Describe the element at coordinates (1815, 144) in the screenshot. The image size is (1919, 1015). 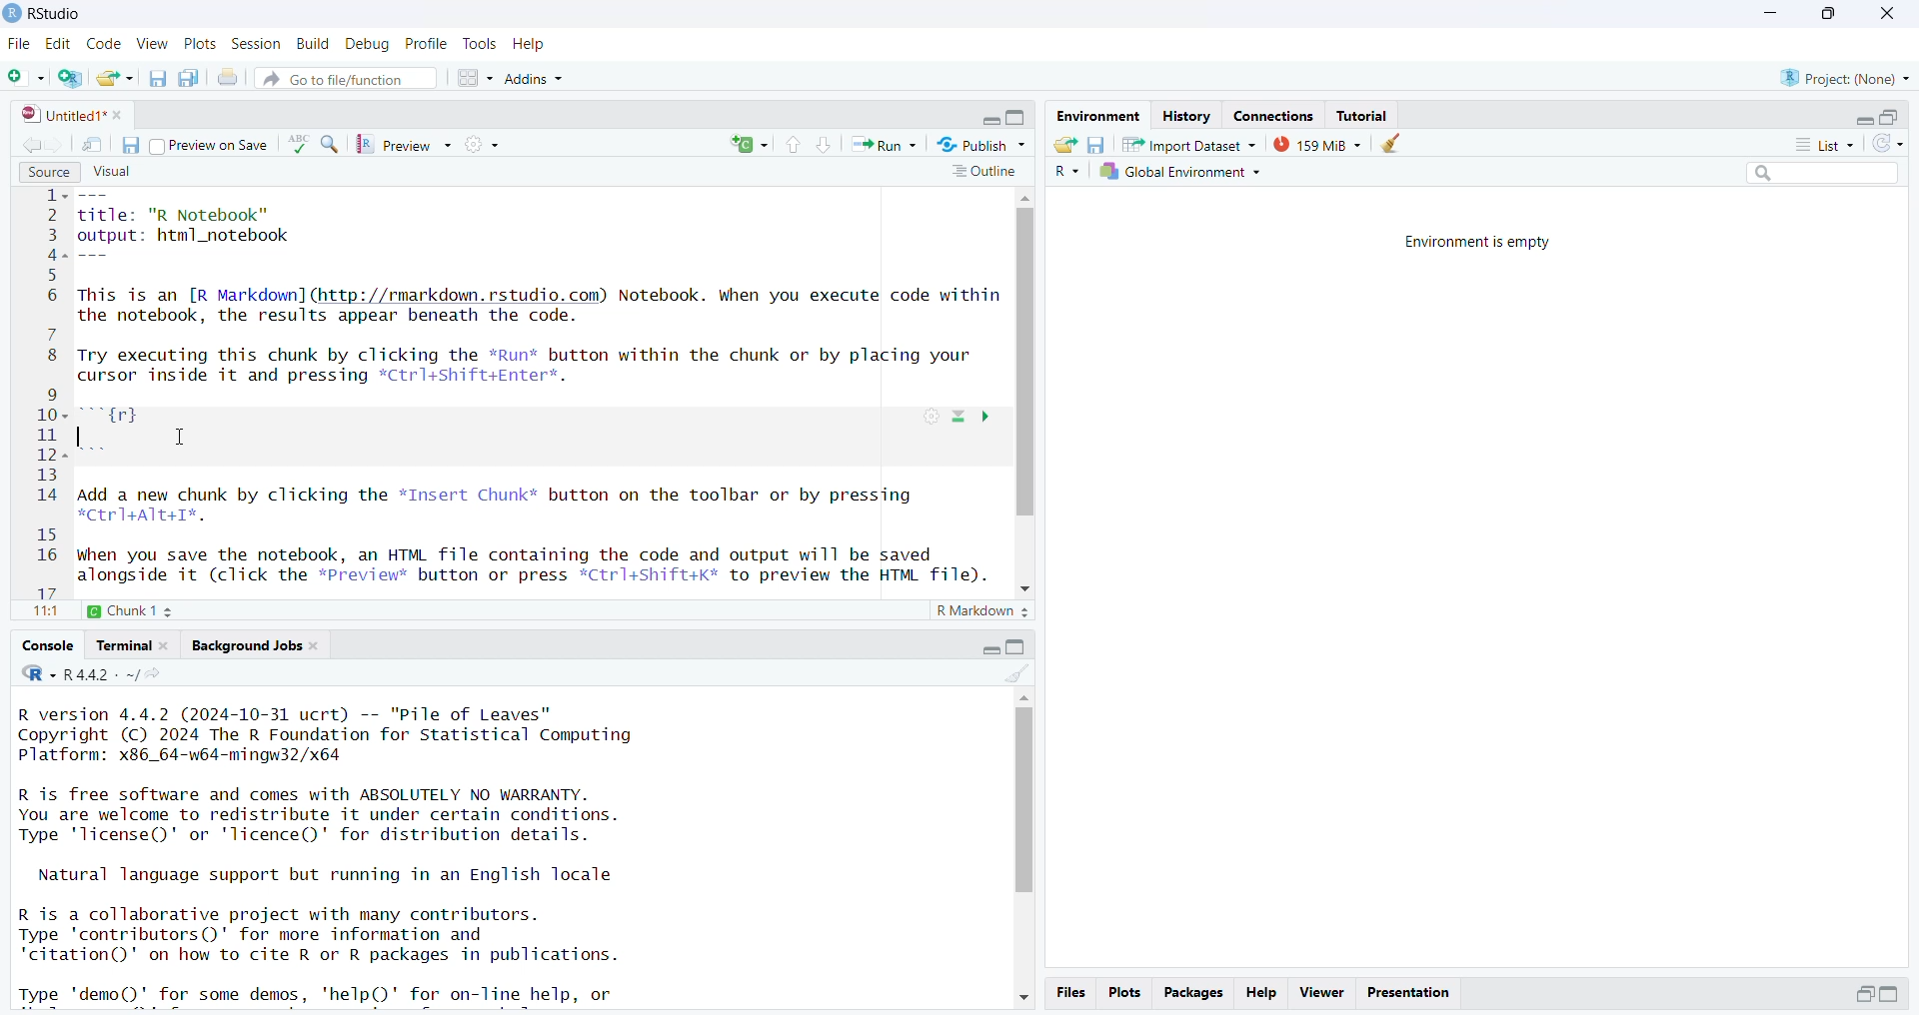
I see `list` at that location.